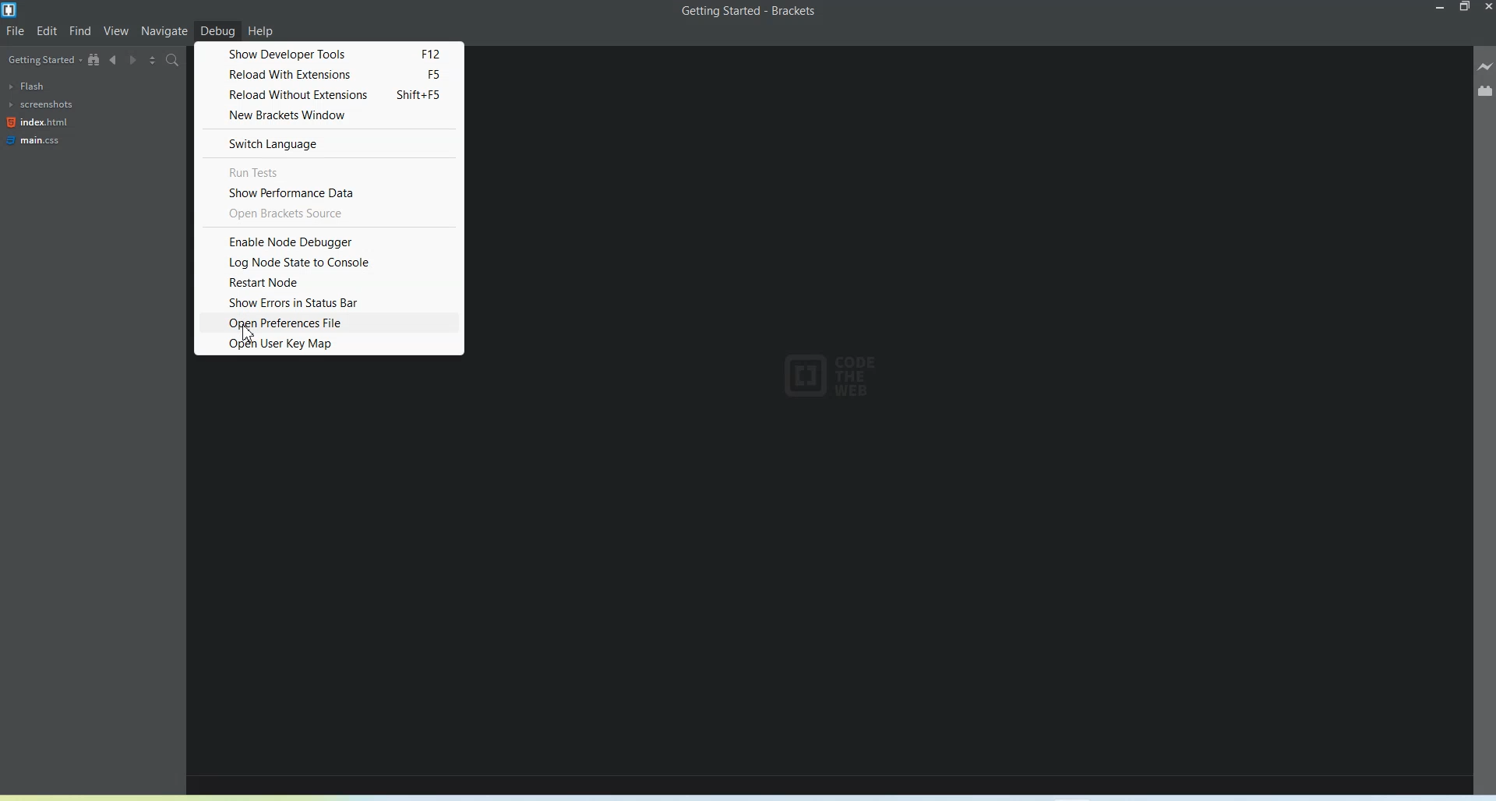 The height and width of the screenshot is (801, 1496). What do you see at coordinates (134, 60) in the screenshot?
I see `Navigate Forwards` at bounding box center [134, 60].